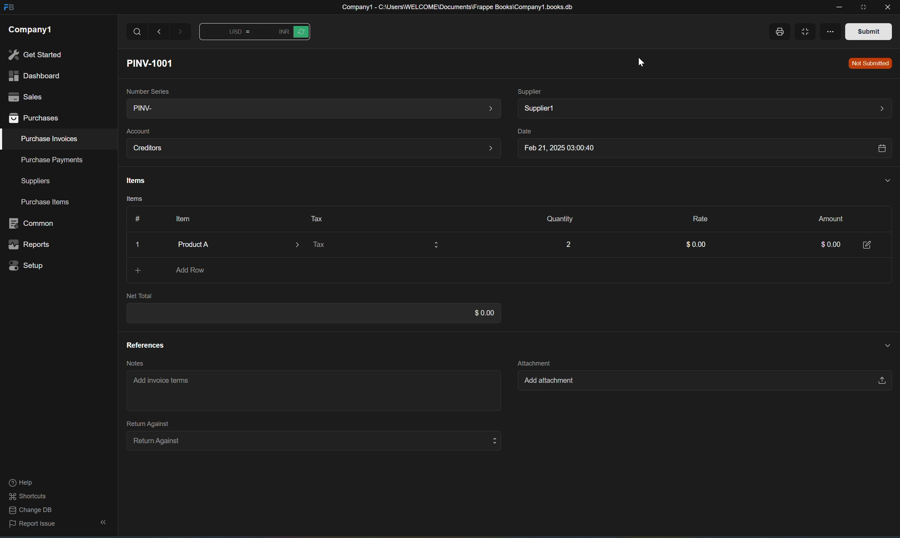 Image resolution: width=900 pixels, height=538 pixels. Describe the element at coordinates (135, 219) in the screenshot. I see `` at that location.